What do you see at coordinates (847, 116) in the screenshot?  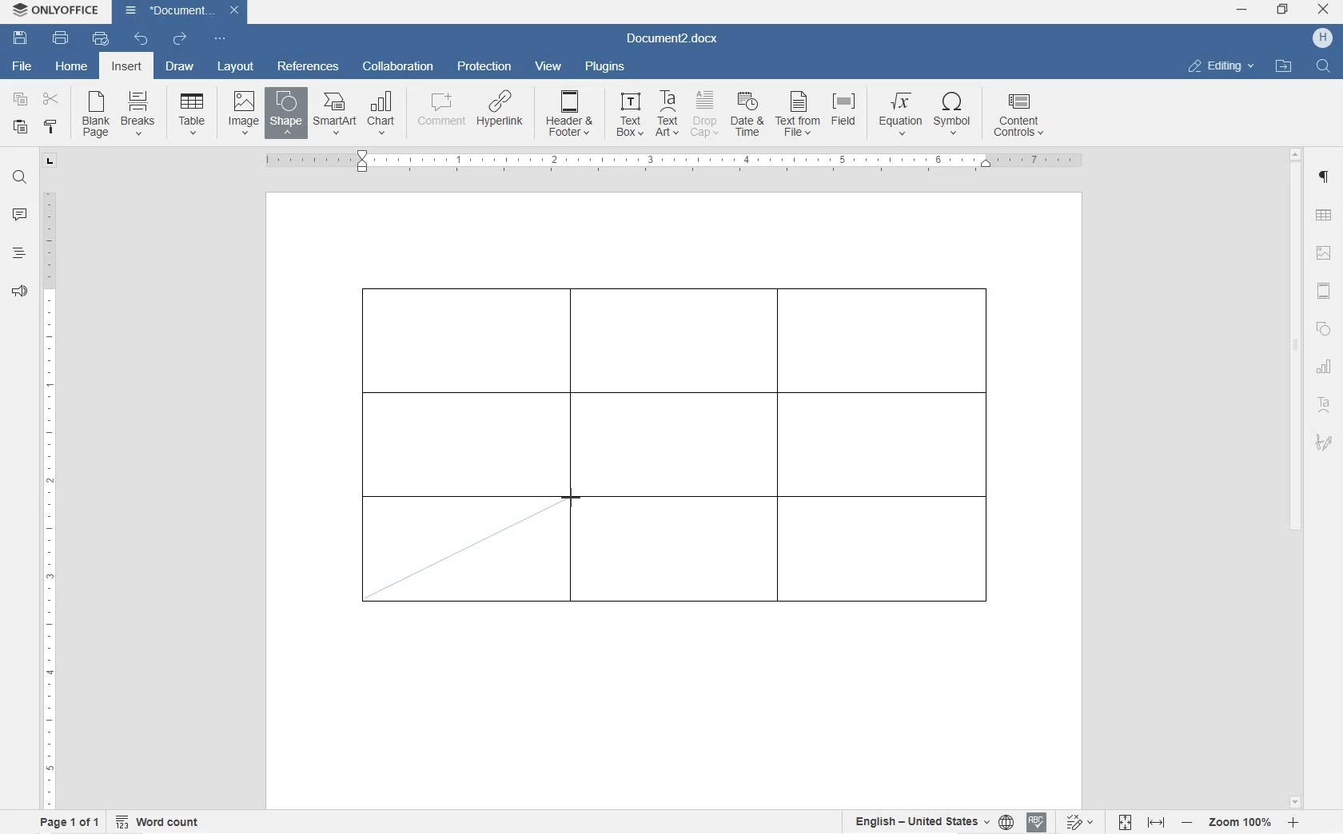 I see `FIELD` at bounding box center [847, 116].